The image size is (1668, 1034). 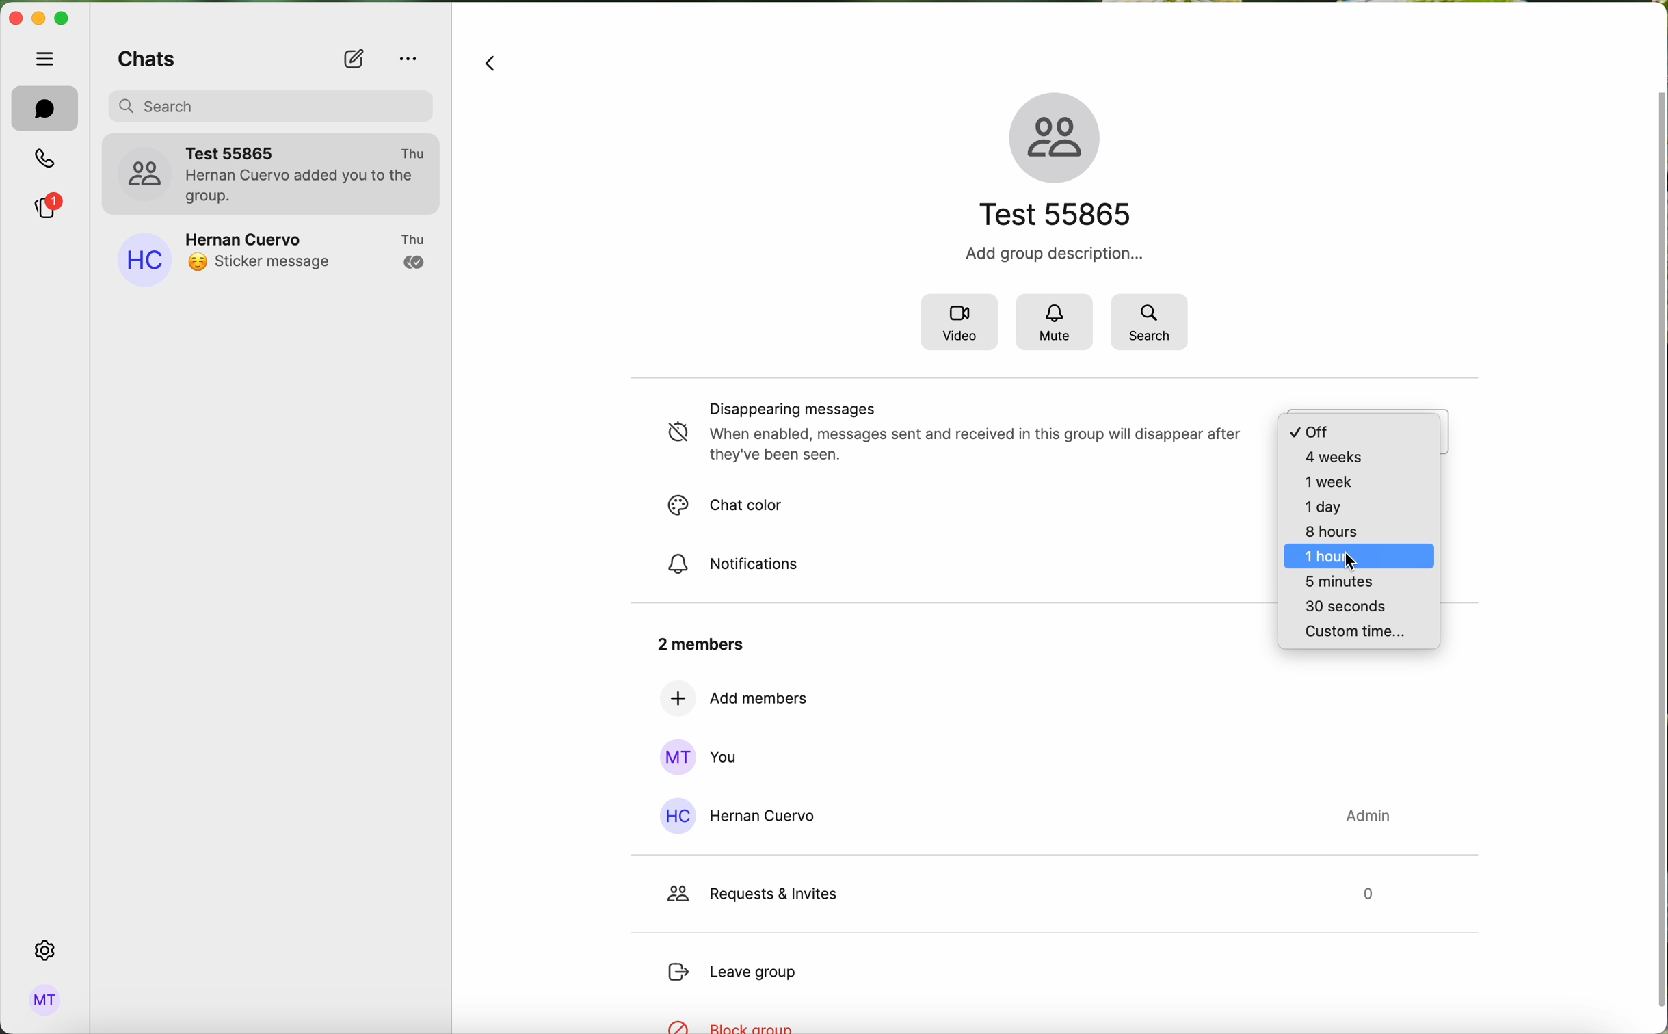 What do you see at coordinates (730, 506) in the screenshot?
I see `chat color` at bounding box center [730, 506].